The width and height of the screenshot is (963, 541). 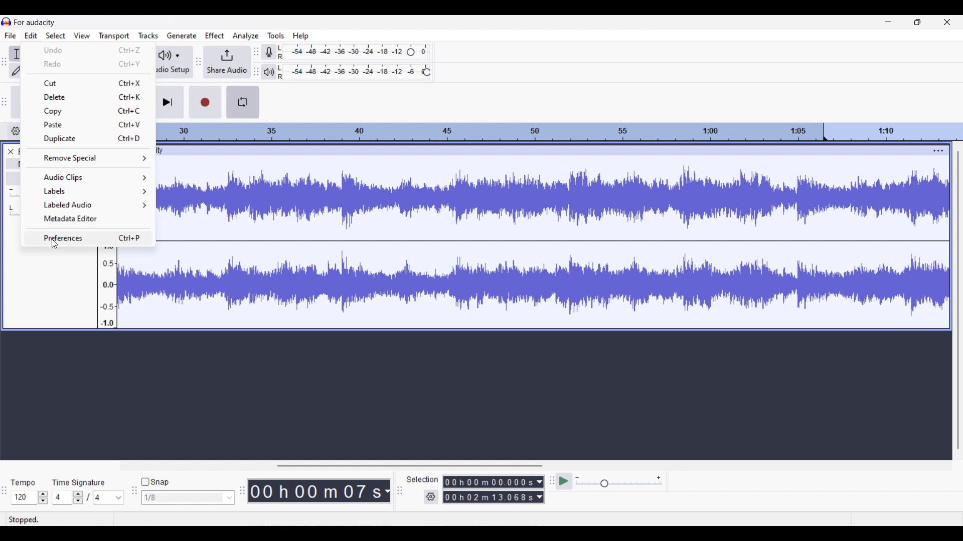 What do you see at coordinates (14, 211) in the screenshot?
I see `Pan scale` at bounding box center [14, 211].